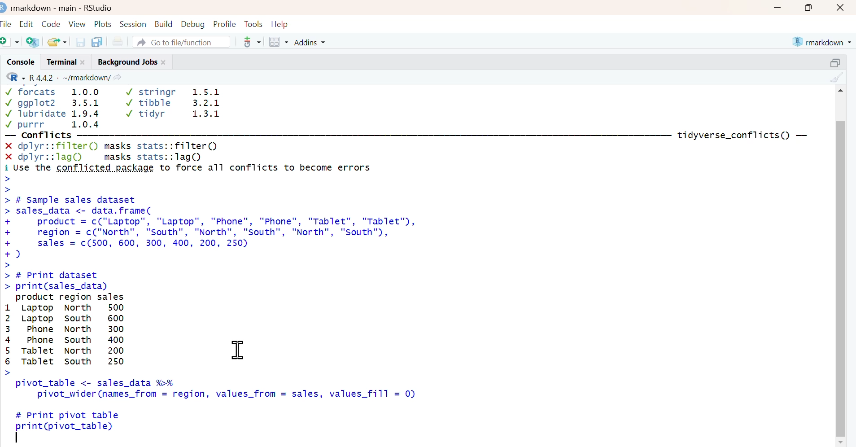 The width and height of the screenshot is (856, 447). What do you see at coordinates (11, 41) in the screenshot?
I see `new file` at bounding box center [11, 41].